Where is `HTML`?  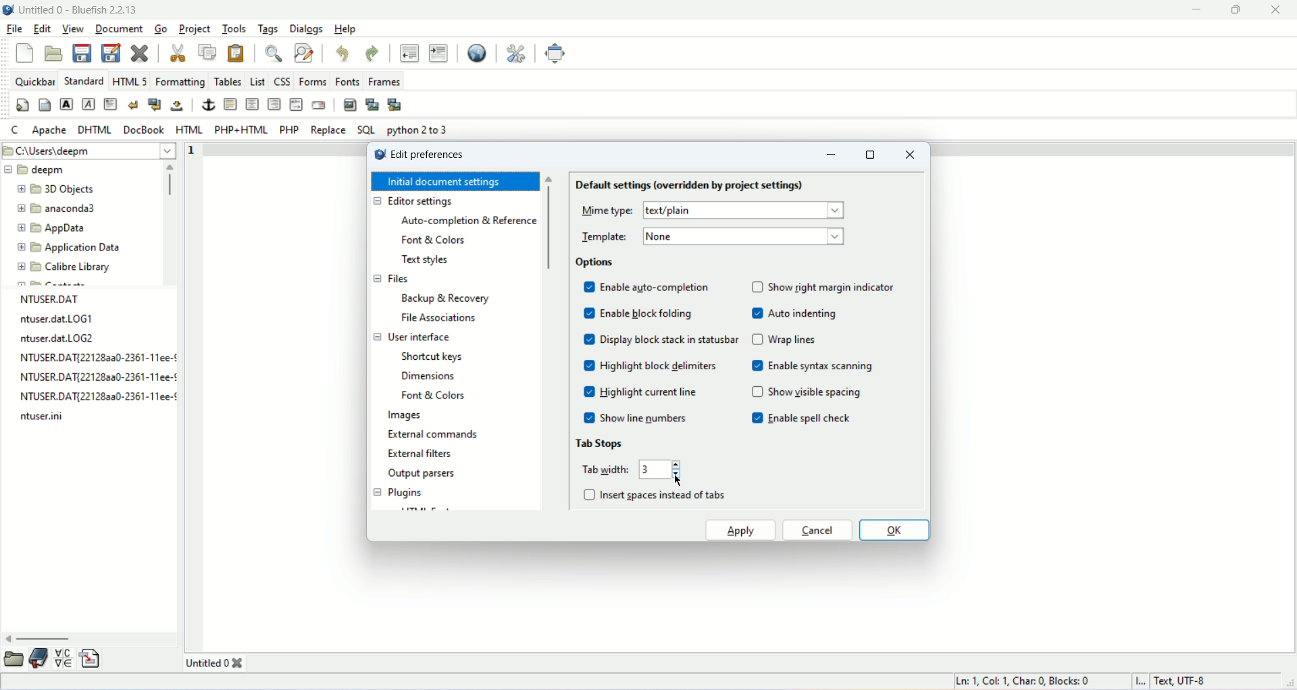 HTML is located at coordinates (188, 130).